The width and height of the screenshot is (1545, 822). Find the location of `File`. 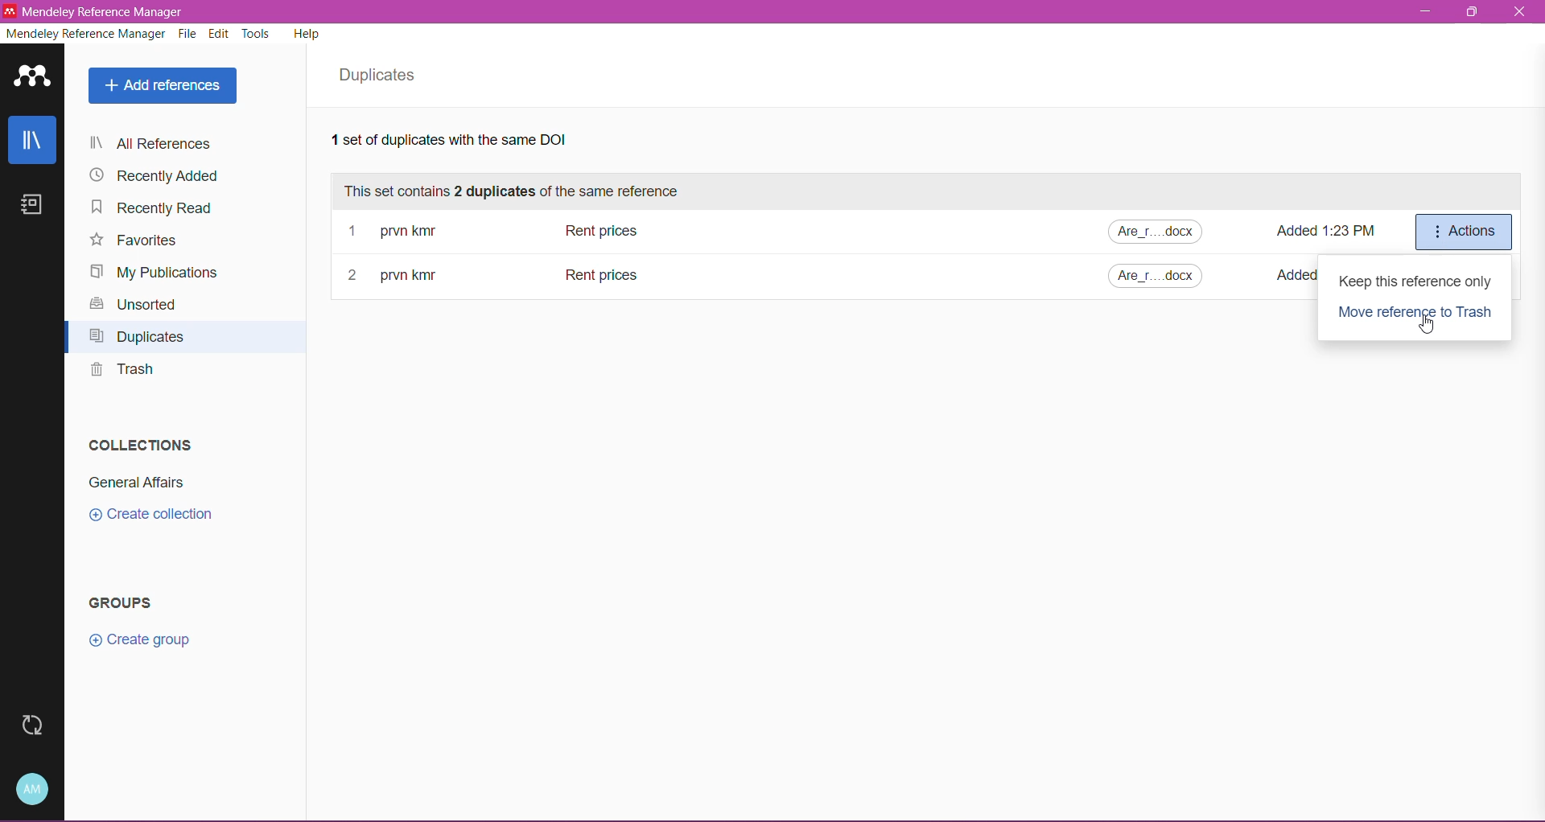

File is located at coordinates (189, 35).